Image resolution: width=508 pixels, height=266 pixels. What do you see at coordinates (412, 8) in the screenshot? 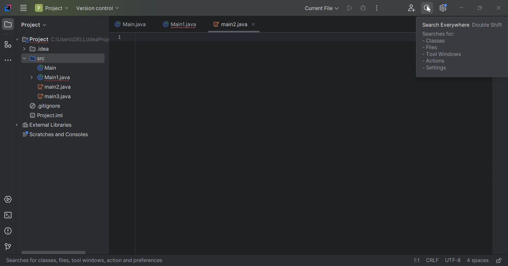
I see `Code with me` at bounding box center [412, 8].